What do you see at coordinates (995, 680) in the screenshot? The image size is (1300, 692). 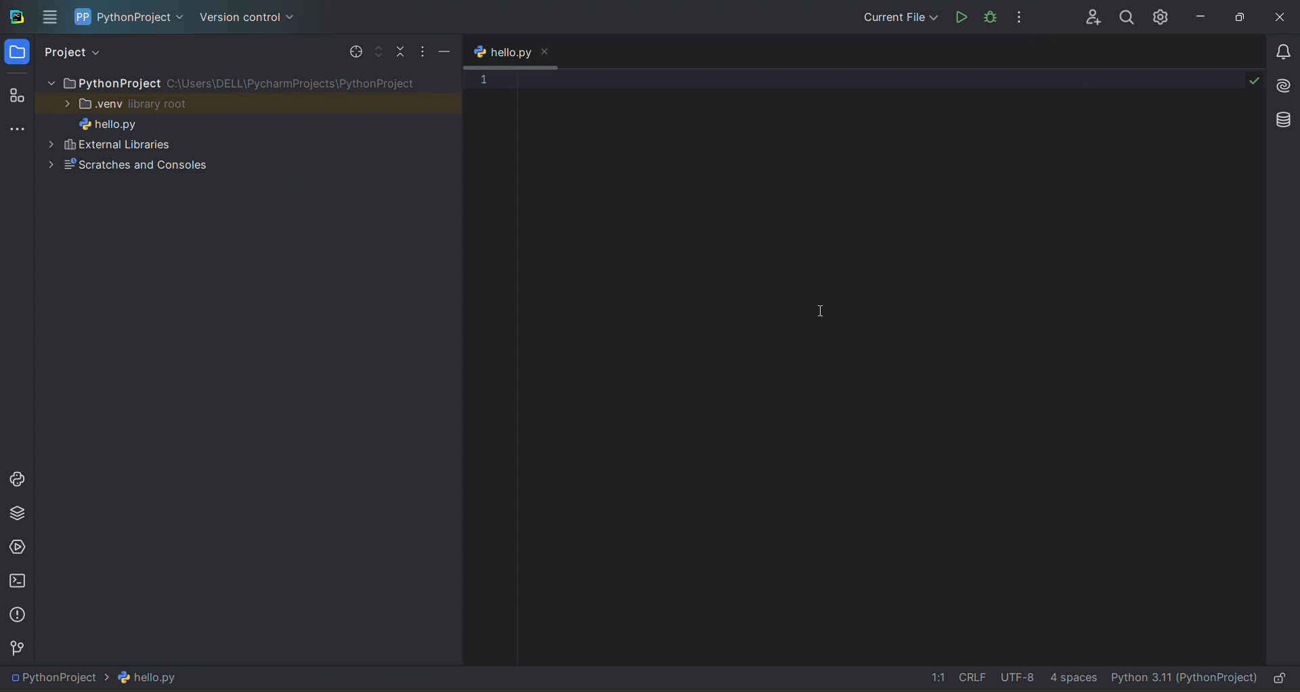 I see `file data` at bounding box center [995, 680].